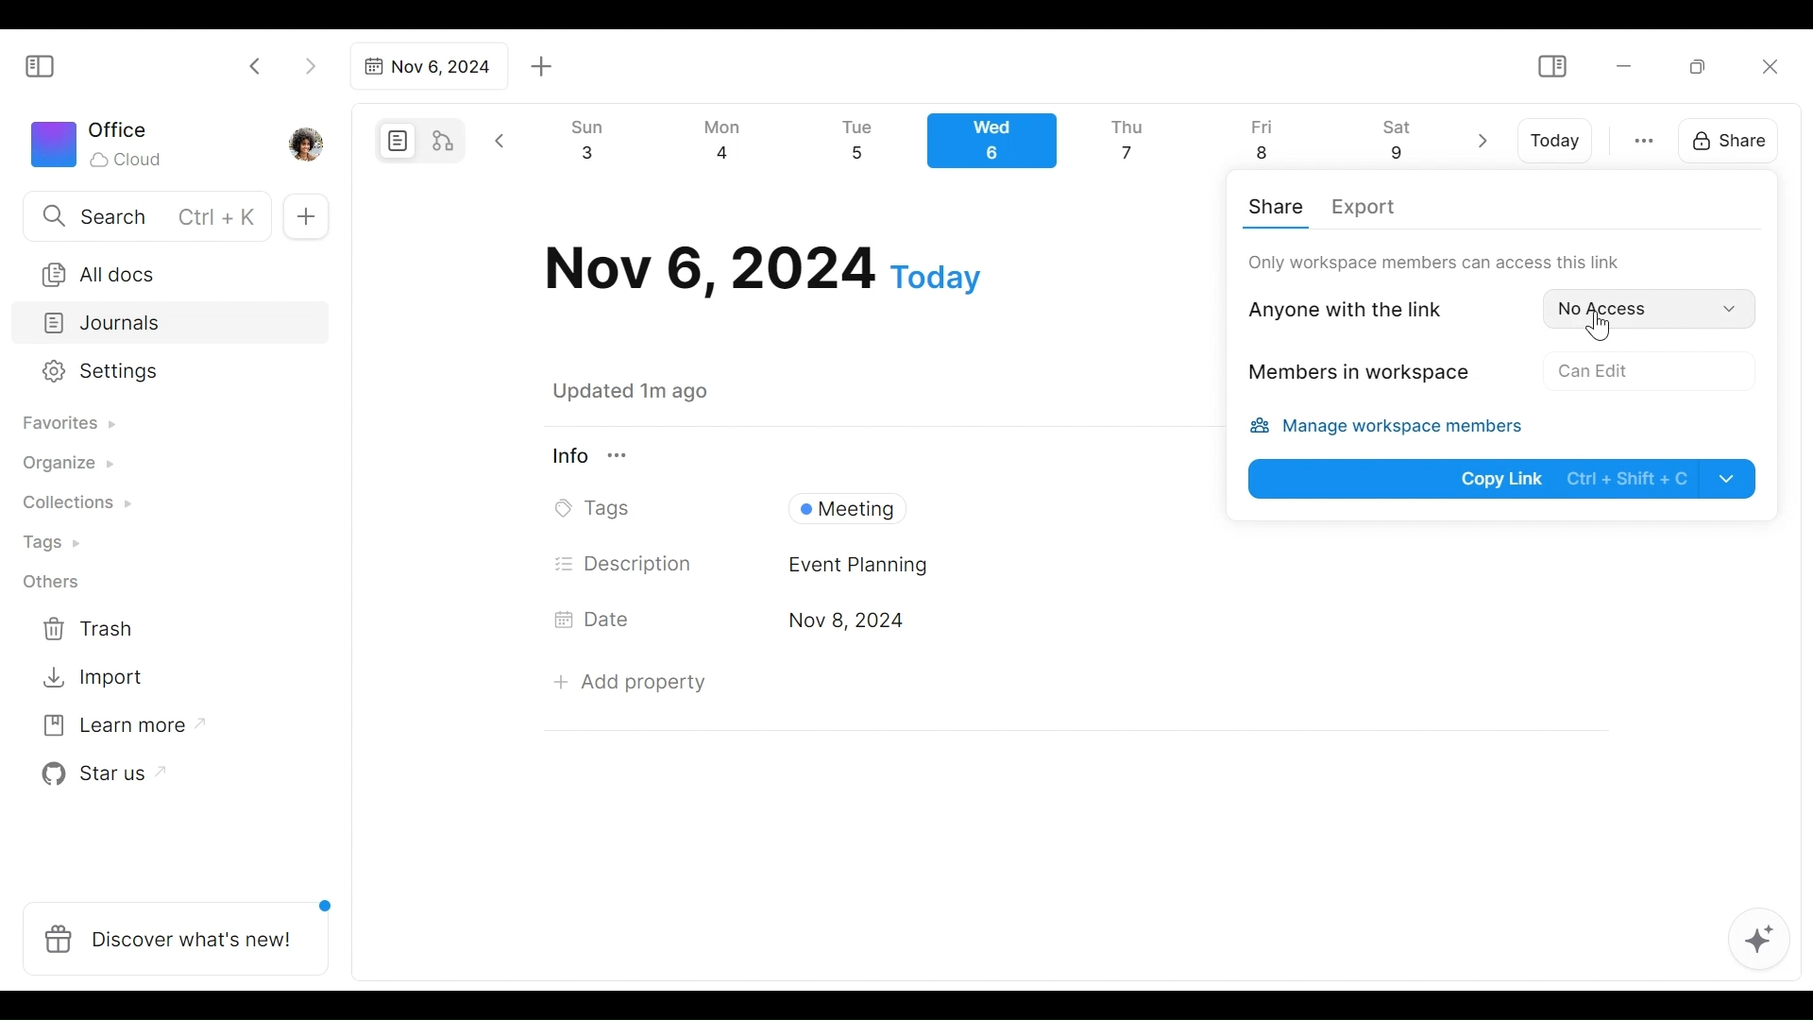 Image resolution: width=1813 pixels, height=1020 pixels. Describe the element at coordinates (1000, 145) in the screenshot. I see `Calendar` at that location.